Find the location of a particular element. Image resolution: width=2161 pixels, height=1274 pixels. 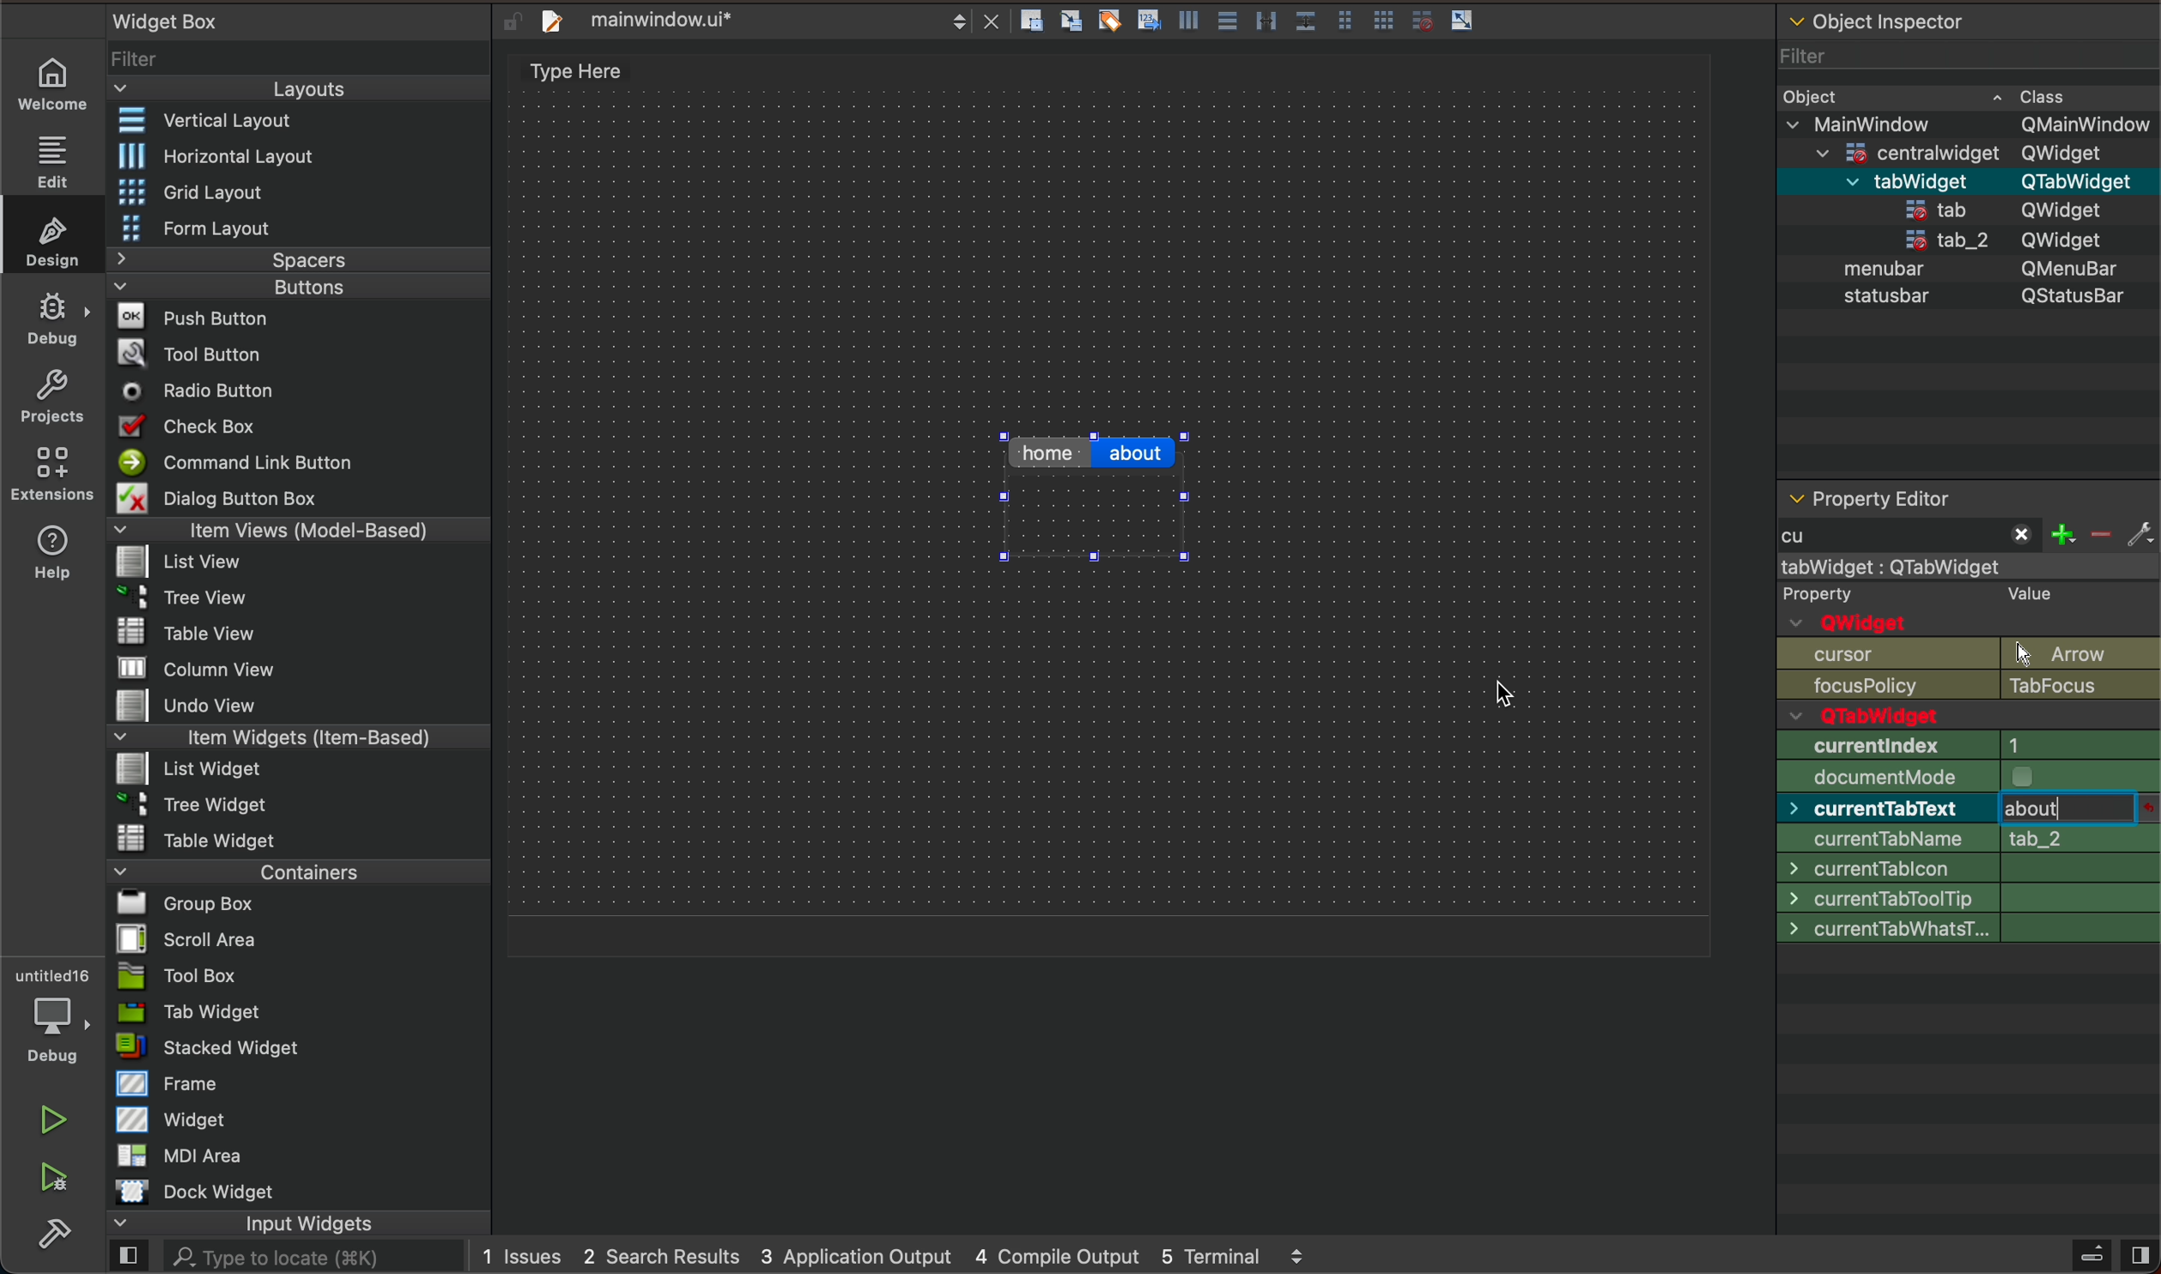

MW column view is located at coordinates (178, 667).